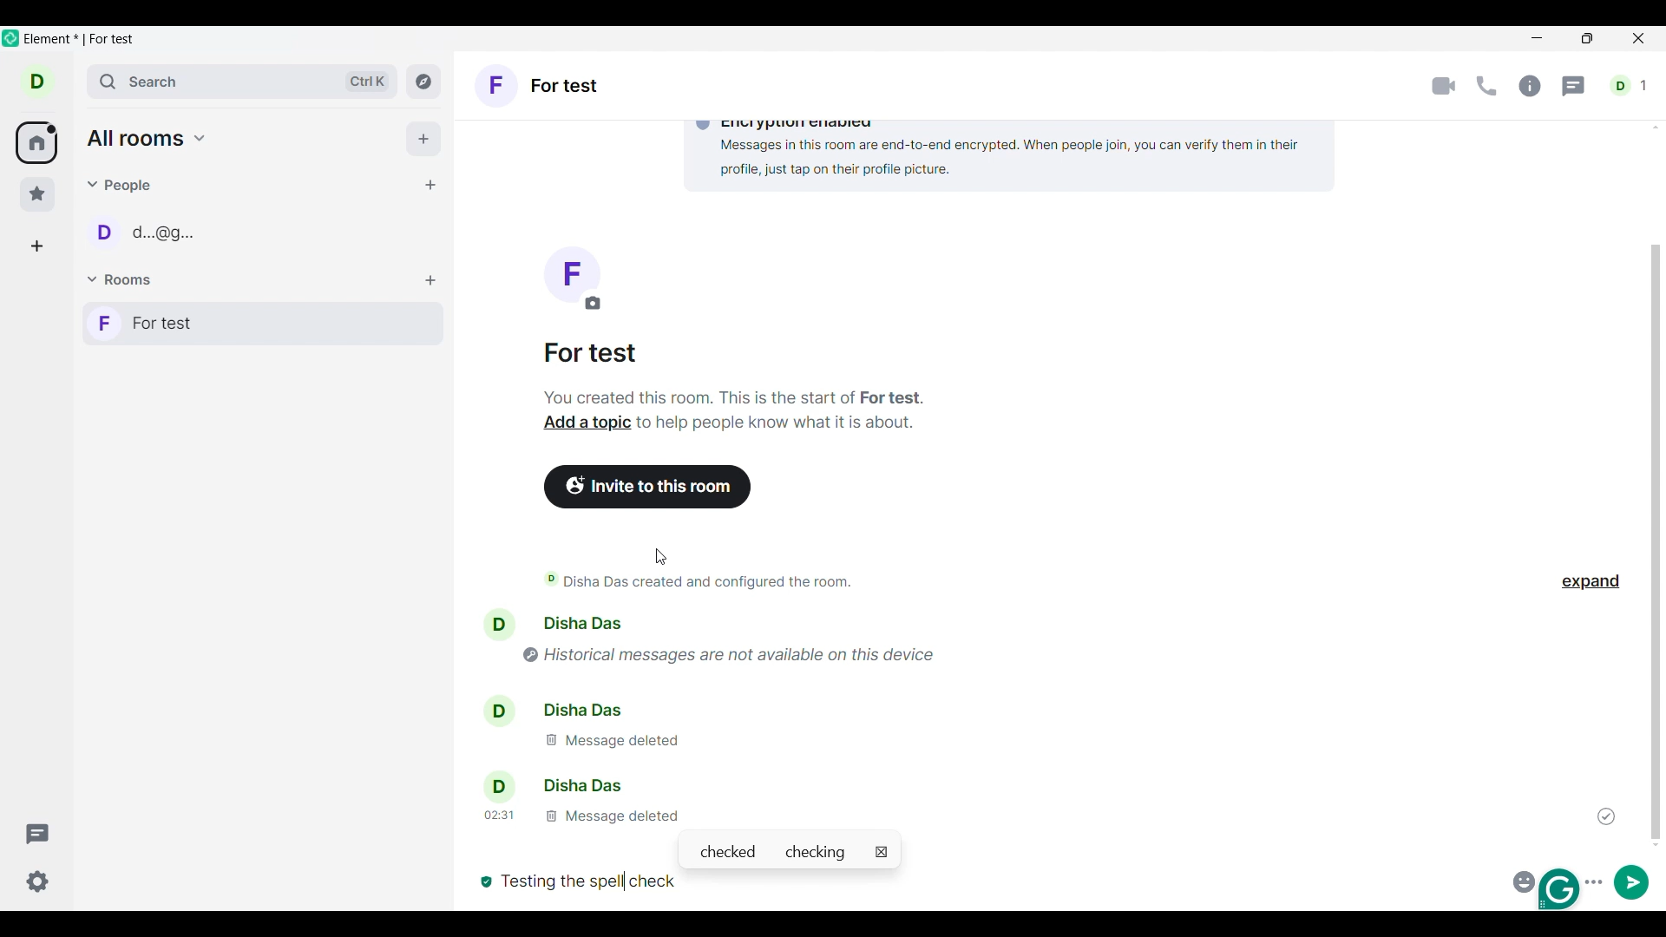 The width and height of the screenshot is (1666, 937). I want to click on Add room, so click(430, 281).